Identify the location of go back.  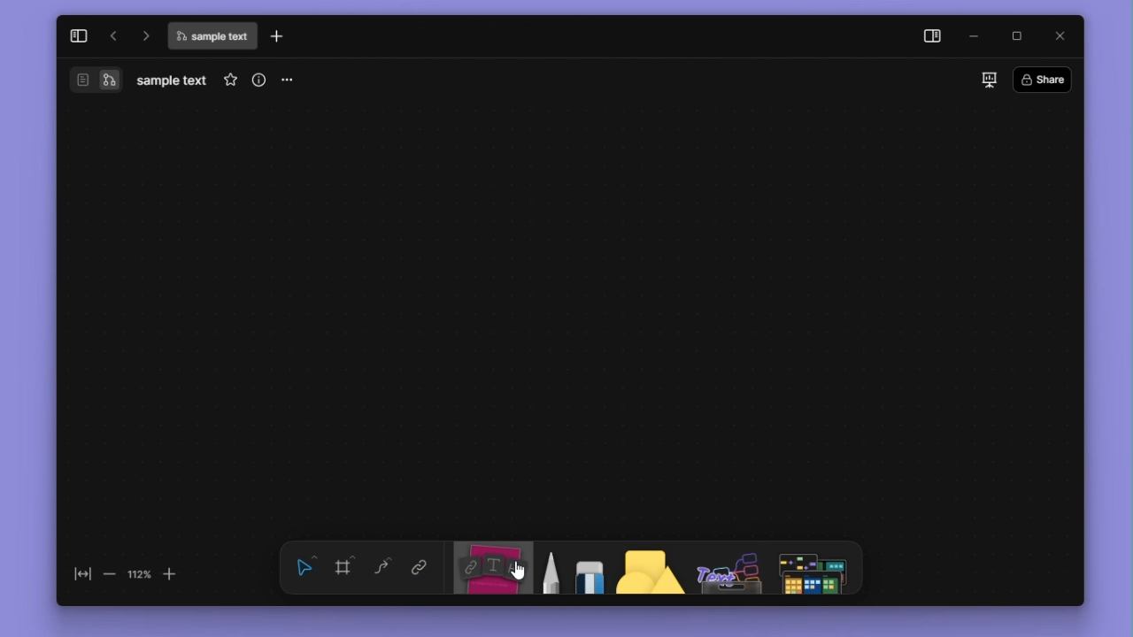
(113, 35).